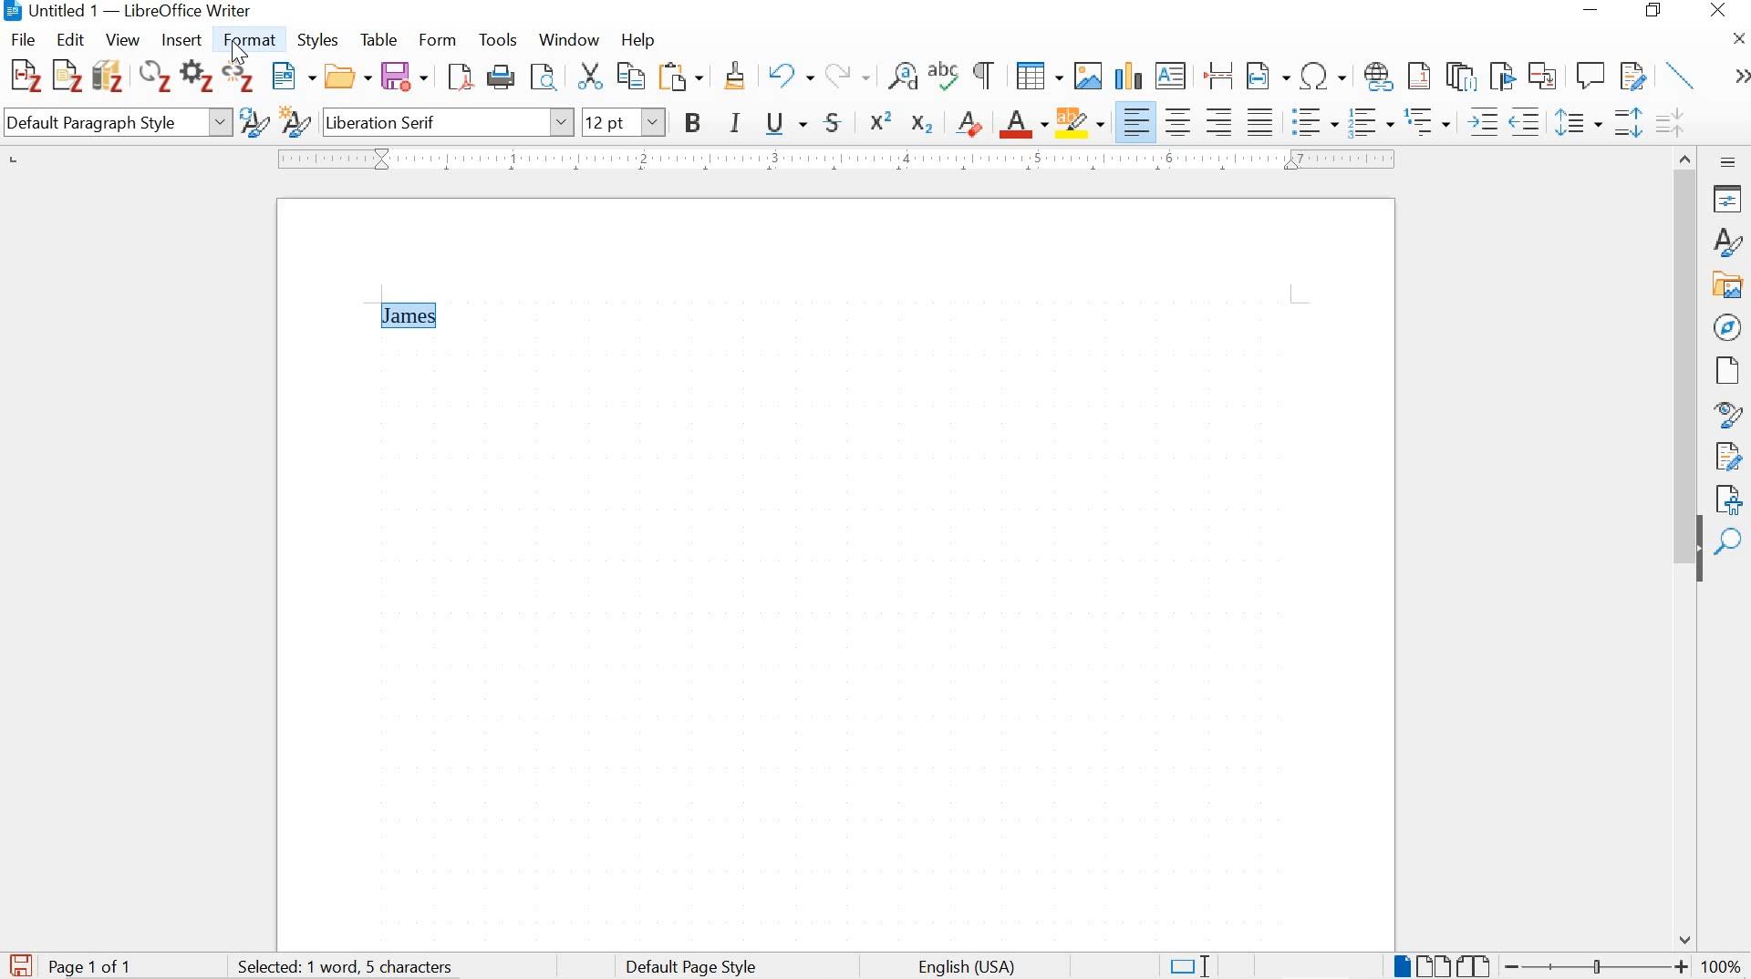 The image size is (1751, 979). Describe the element at coordinates (253, 40) in the screenshot. I see `format` at that location.